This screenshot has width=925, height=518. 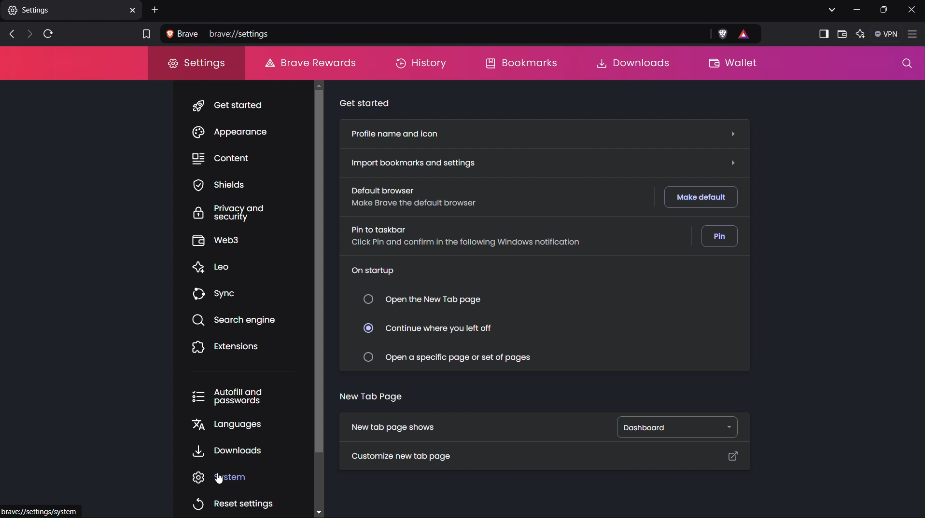 What do you see at coordinates (429, 198) in the screenshot?
I see `Default browser` at bounding box center [429, 198].